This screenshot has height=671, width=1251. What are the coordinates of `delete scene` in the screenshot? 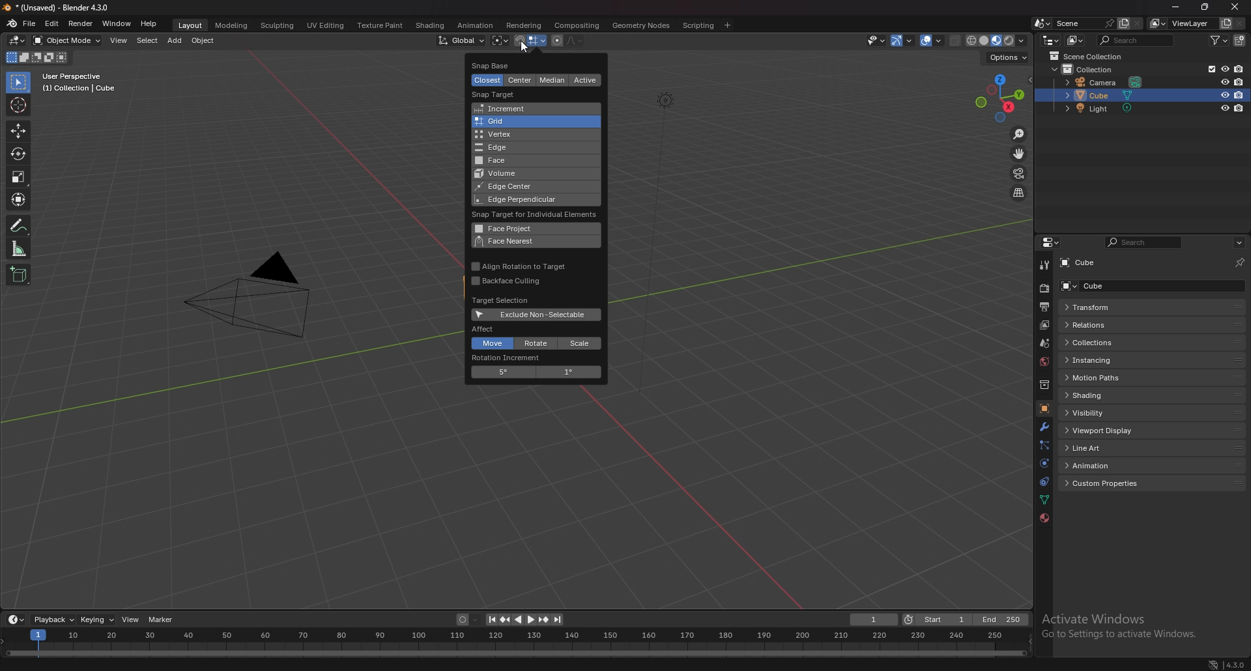 It's located at (1136, 24).